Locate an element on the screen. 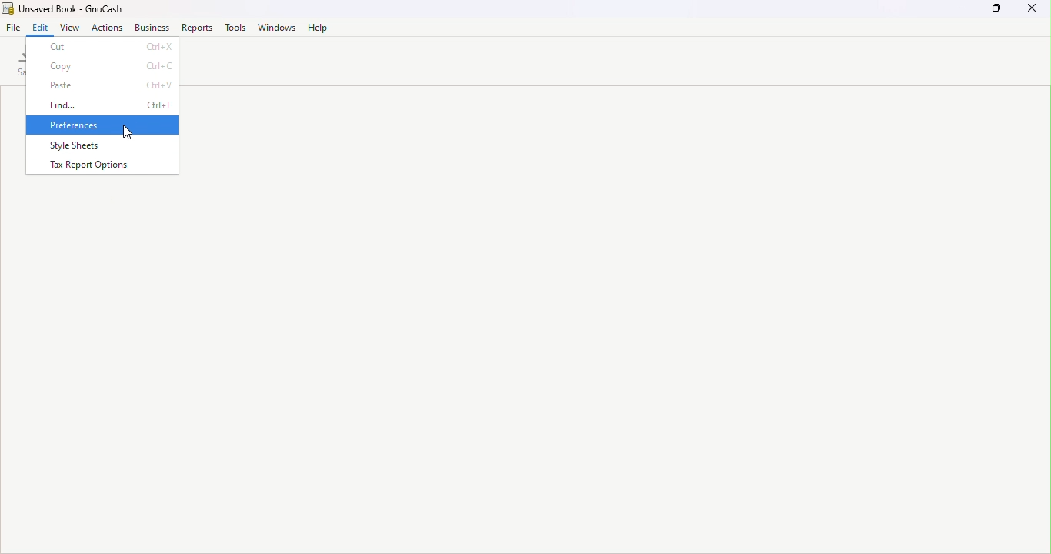 The image size is (1051, 554). Preferences is located at coordinates (105, 125).